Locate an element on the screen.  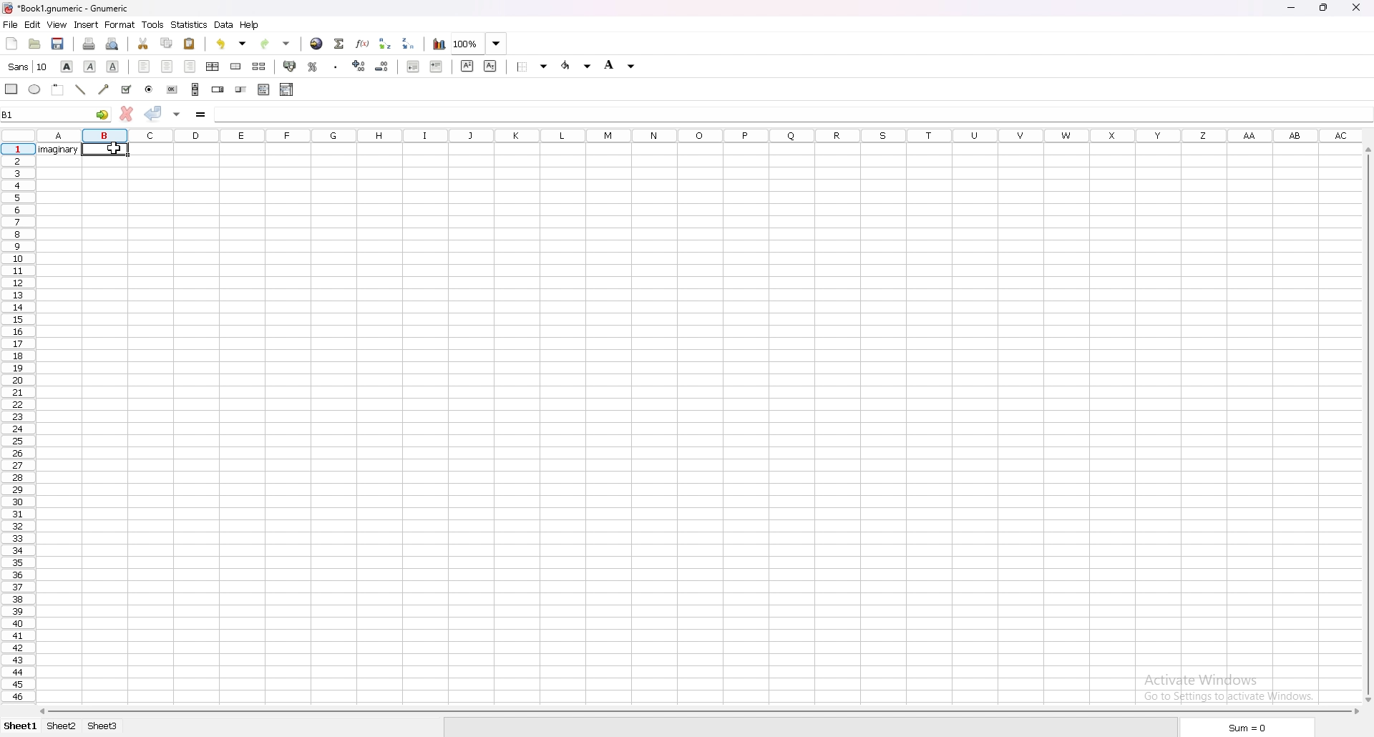
bold is located at coordinates (67, 67).